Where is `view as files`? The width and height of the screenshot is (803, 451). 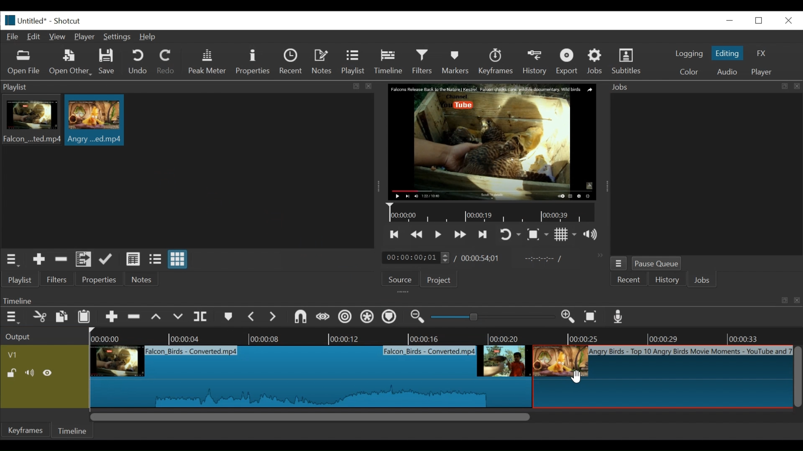
view as files is located at coordinates (156, 259).